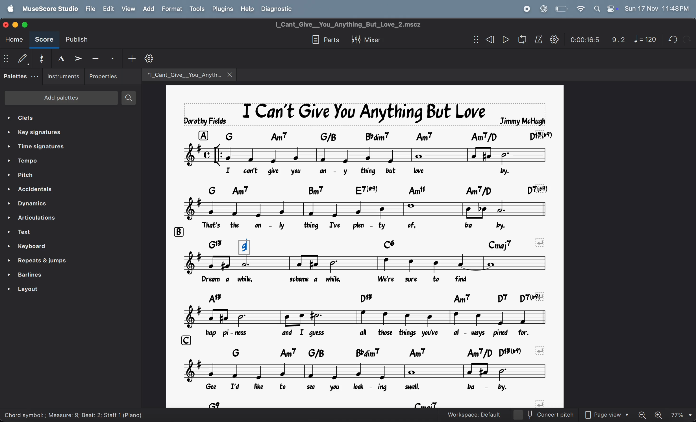 The image size is (696, 422). I want to click on notes, so click(366, 317).